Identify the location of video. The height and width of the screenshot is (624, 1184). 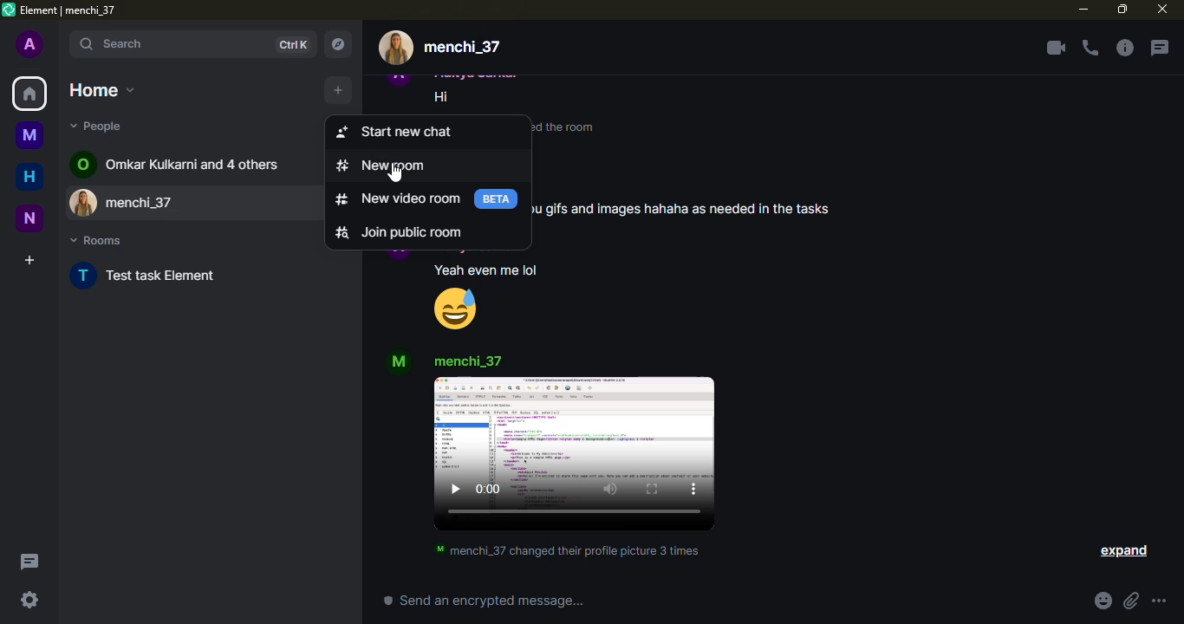
(574, 453).